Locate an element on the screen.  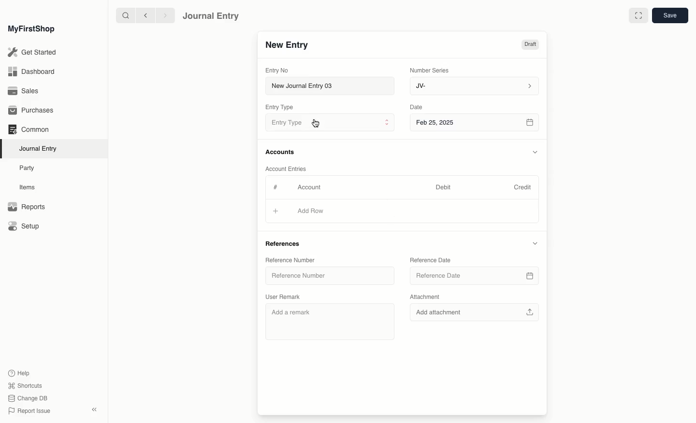
Credit is located at coordinates (522, 186).